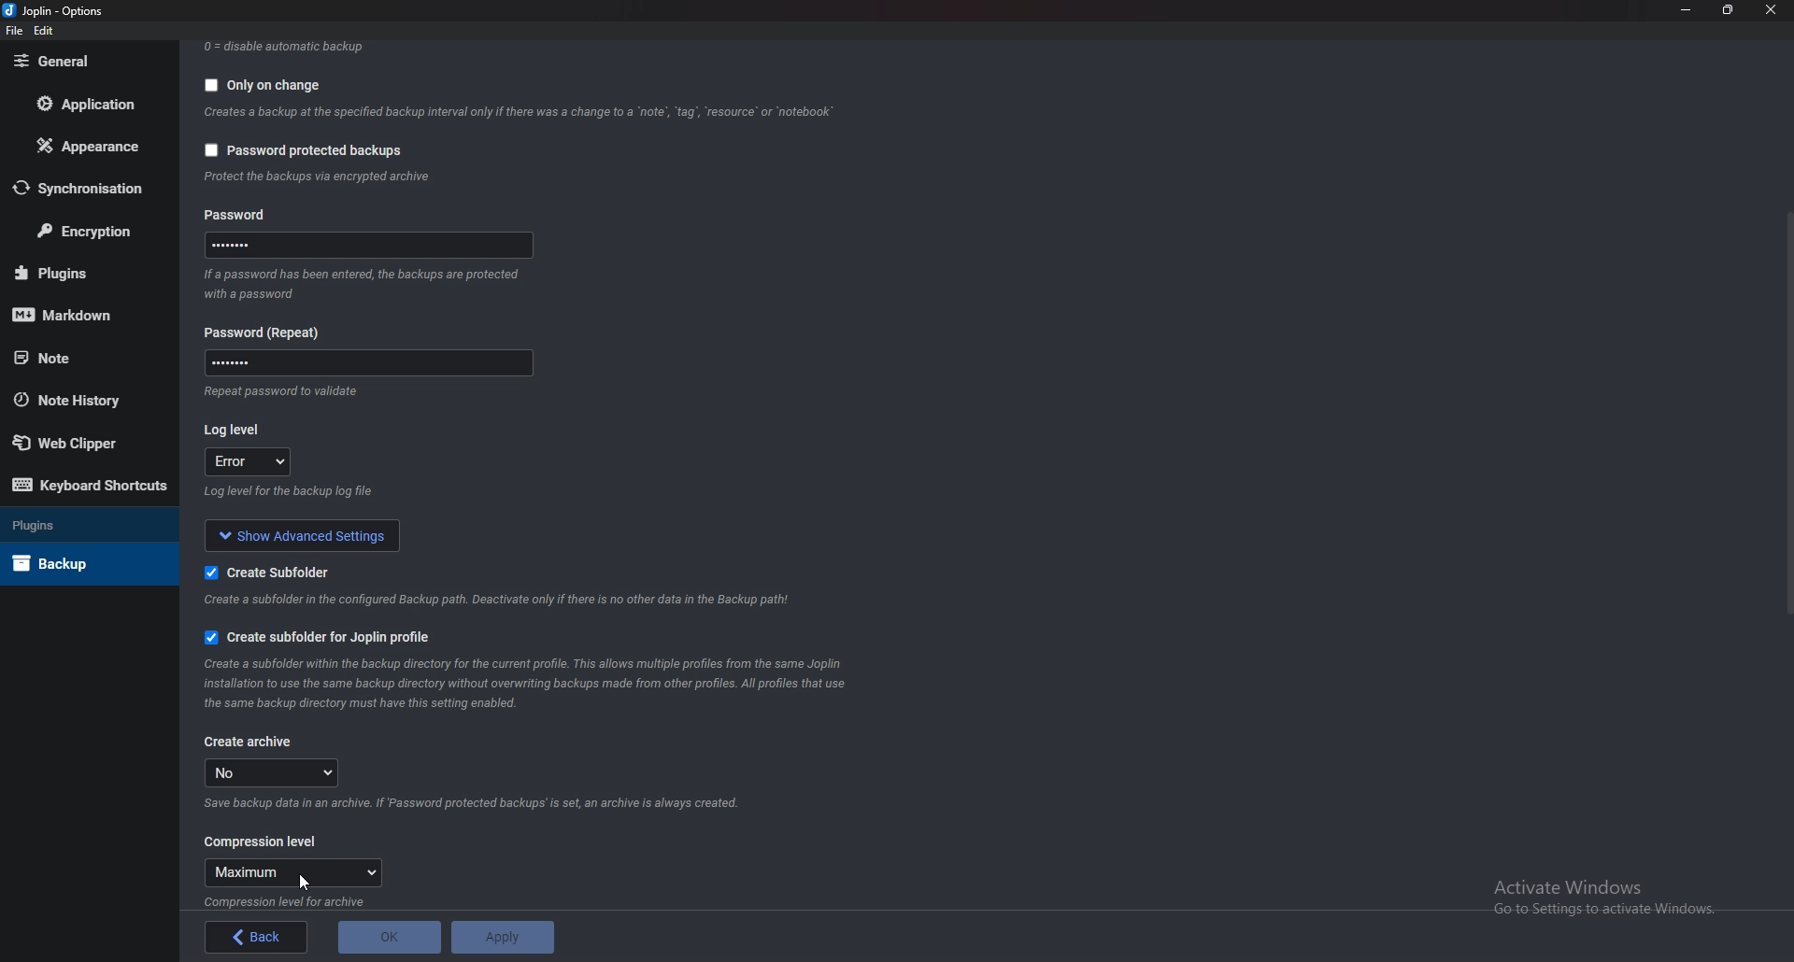  Describe the element at coordinates (1729, 10) in the screenshot. I see `Resize` at that location.